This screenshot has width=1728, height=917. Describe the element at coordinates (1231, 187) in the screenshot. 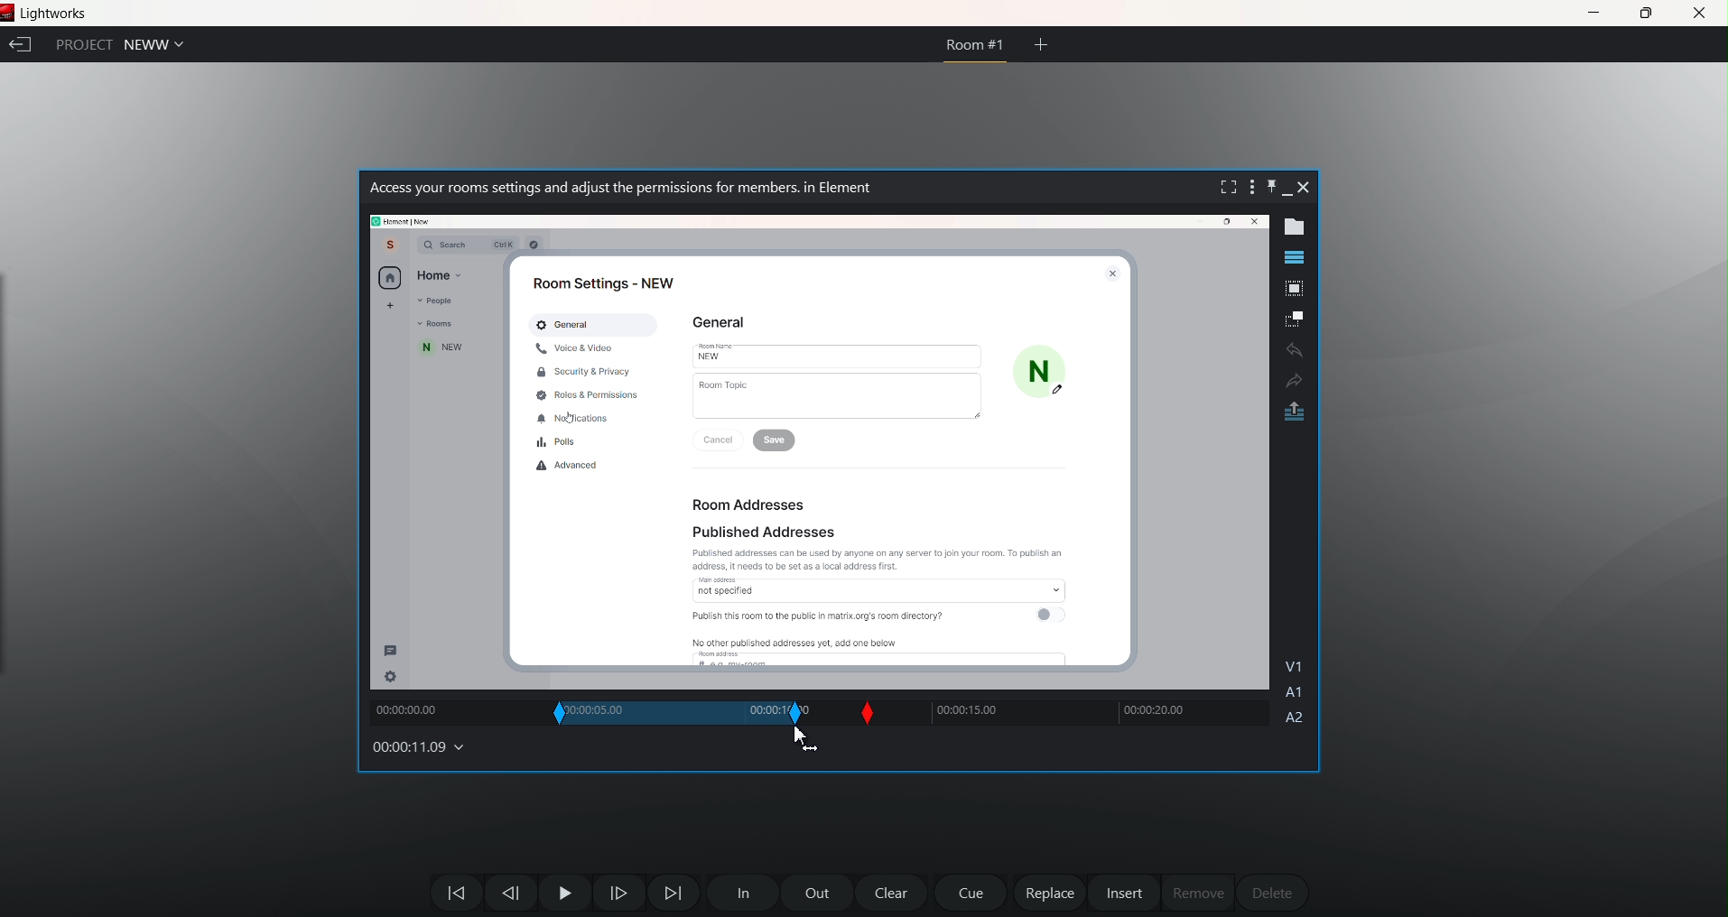

I see `fullscreen` at that location.